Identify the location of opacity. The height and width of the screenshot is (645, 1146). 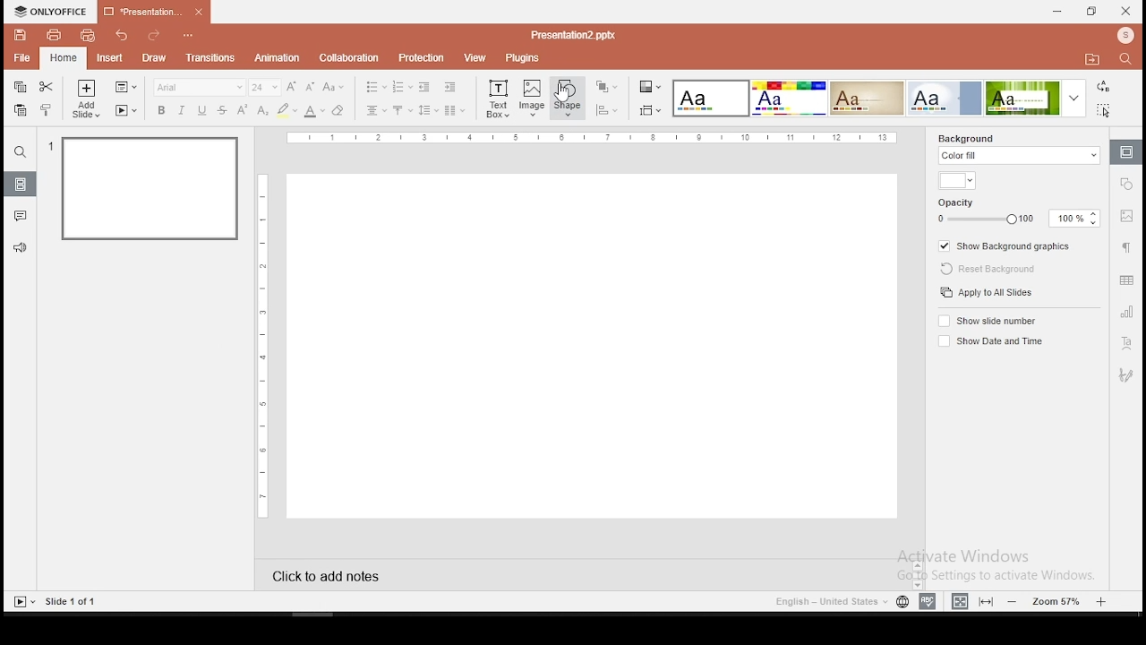
(1016, 211).